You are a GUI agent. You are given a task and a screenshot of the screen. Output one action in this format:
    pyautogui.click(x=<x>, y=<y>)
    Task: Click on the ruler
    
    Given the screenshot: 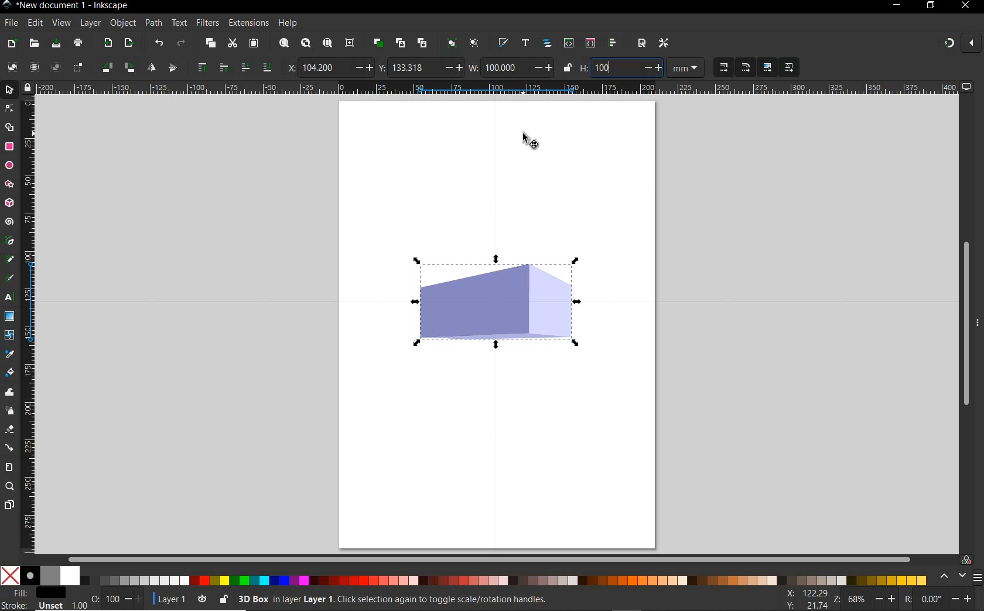 What is the action you would take?
    pyautogui.click(x=497, y=88)
    